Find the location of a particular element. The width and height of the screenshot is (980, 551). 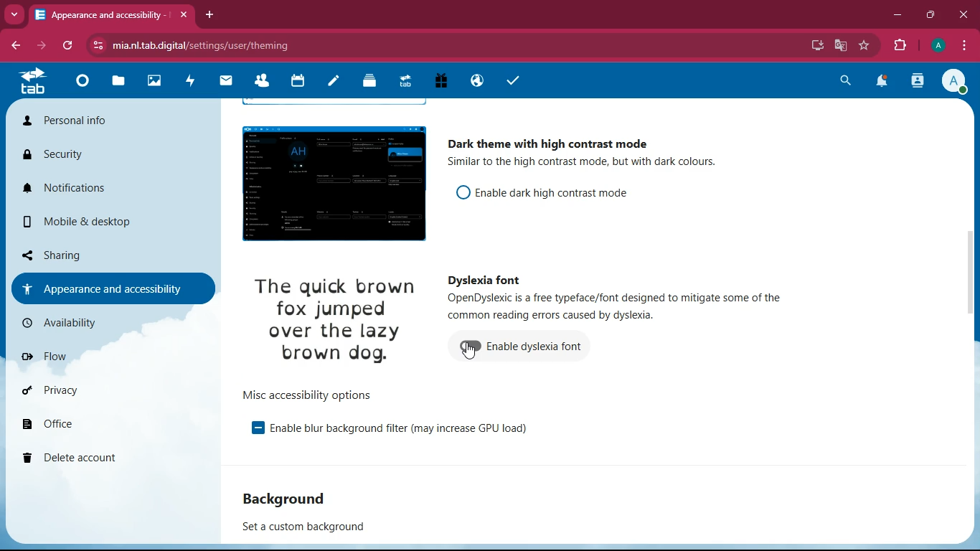

tab is located at coordinates (38, 80).